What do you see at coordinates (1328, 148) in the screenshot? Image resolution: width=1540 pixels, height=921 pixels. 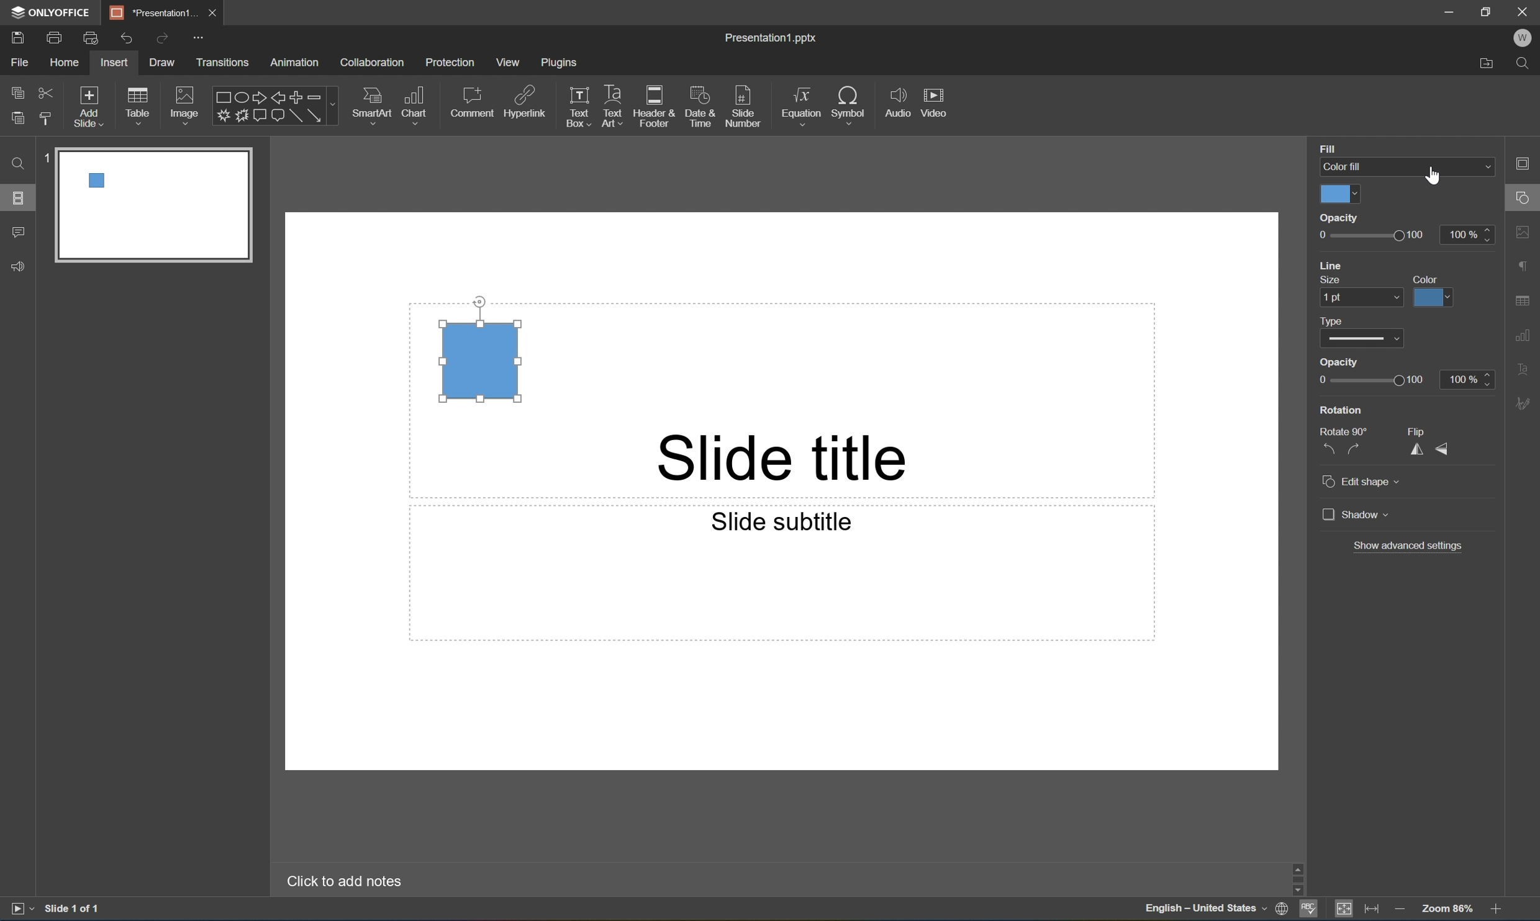 I see `Fill` at bounding box center [1328, 148].